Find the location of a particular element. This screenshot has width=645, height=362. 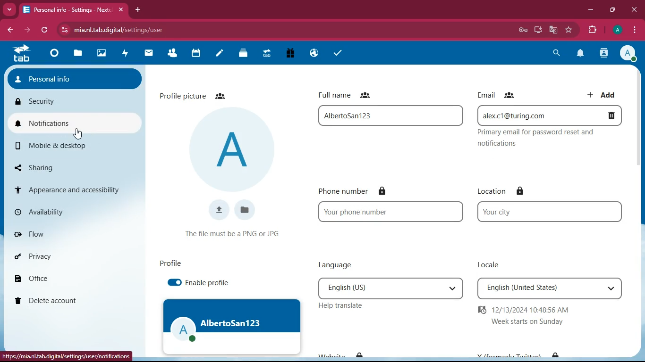

password is located at coordinates (522, 30).